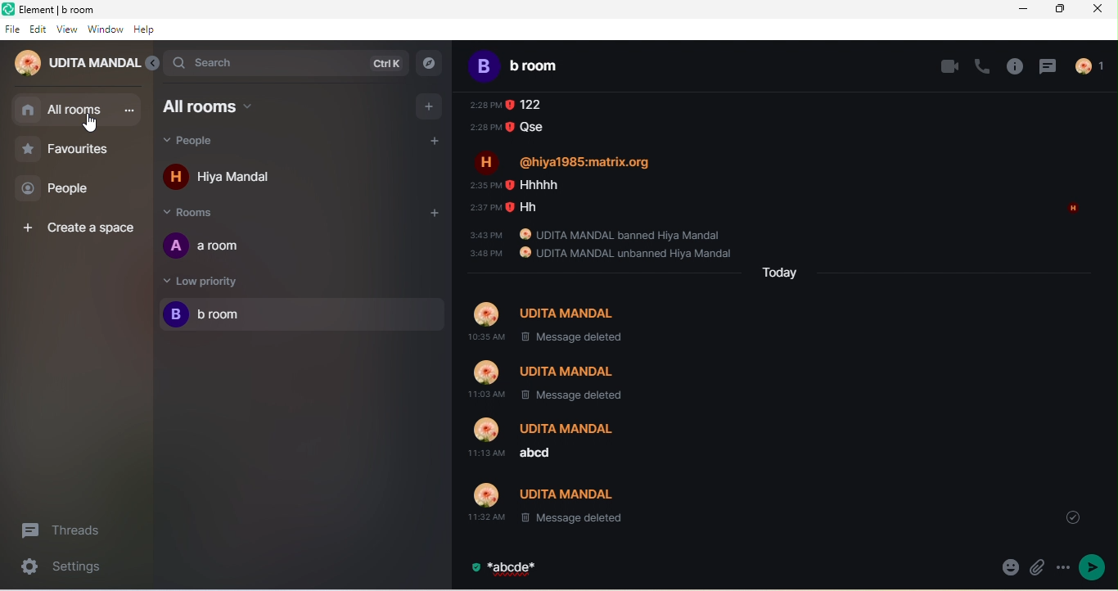  What do you see at coordinates (1008, 568) in the screenshot?
I see `emoji` at bounding box center [1008, 568].